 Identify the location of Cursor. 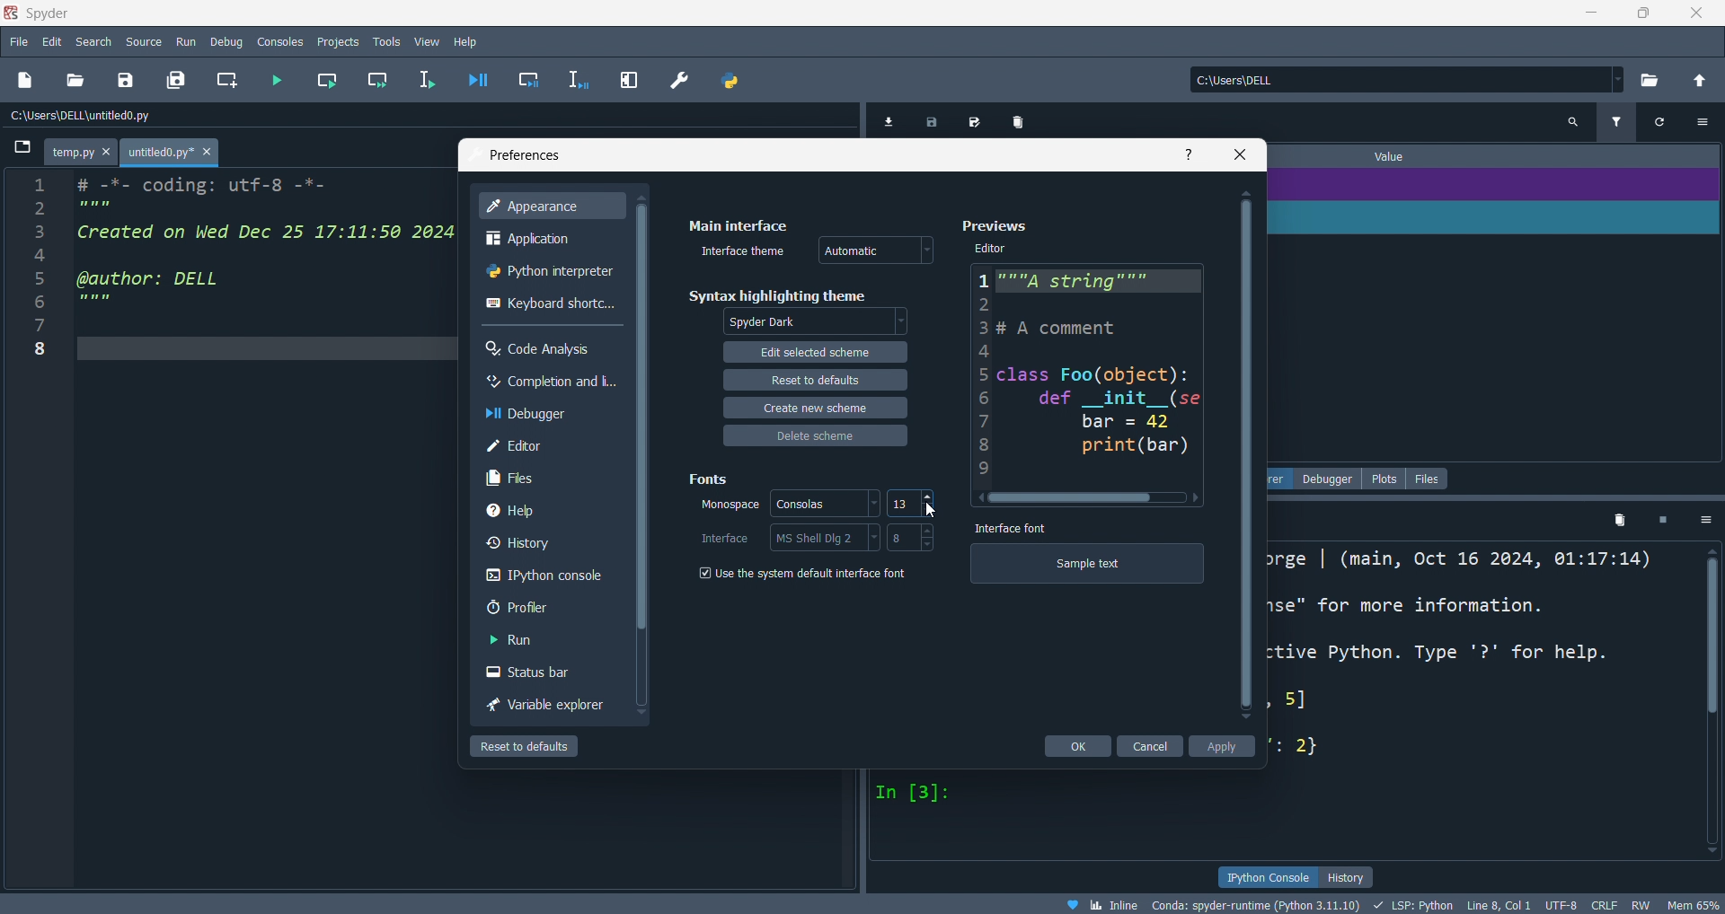
(933, 509).